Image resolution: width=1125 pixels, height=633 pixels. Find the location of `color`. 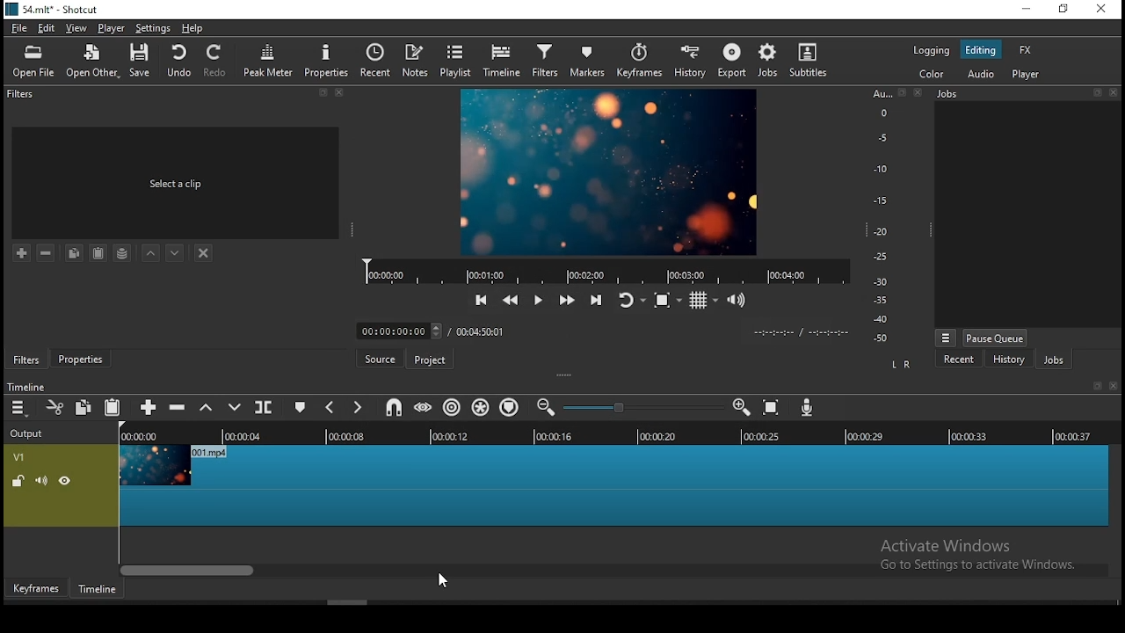

color is located at coordinates (931, 73).